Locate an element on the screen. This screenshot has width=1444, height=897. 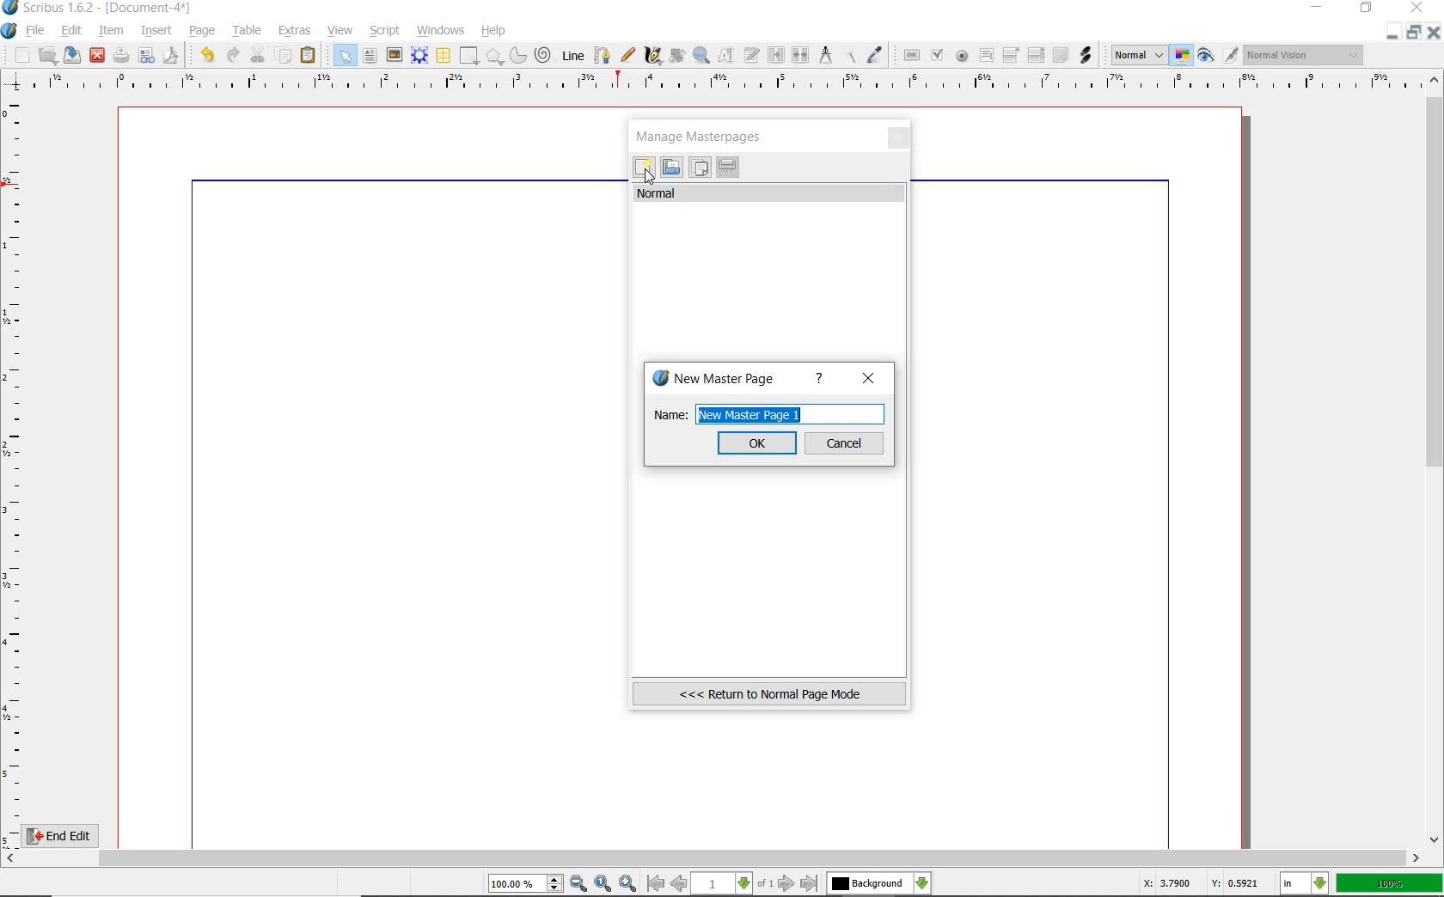
Scribus 1.6.2 - [Document-4*] is located at coordinates (98, 9).